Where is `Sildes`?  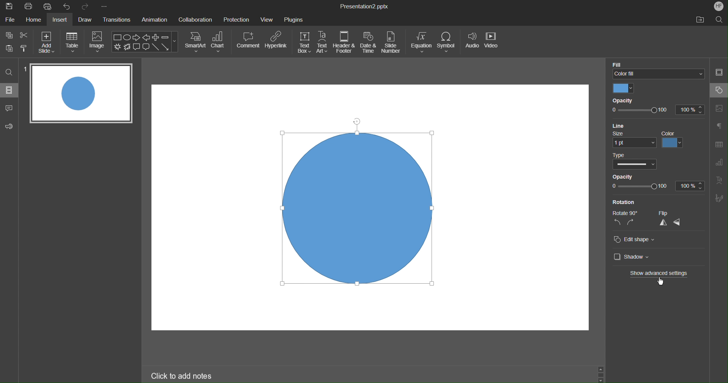
Sildes is located at coordinates (10, 90).